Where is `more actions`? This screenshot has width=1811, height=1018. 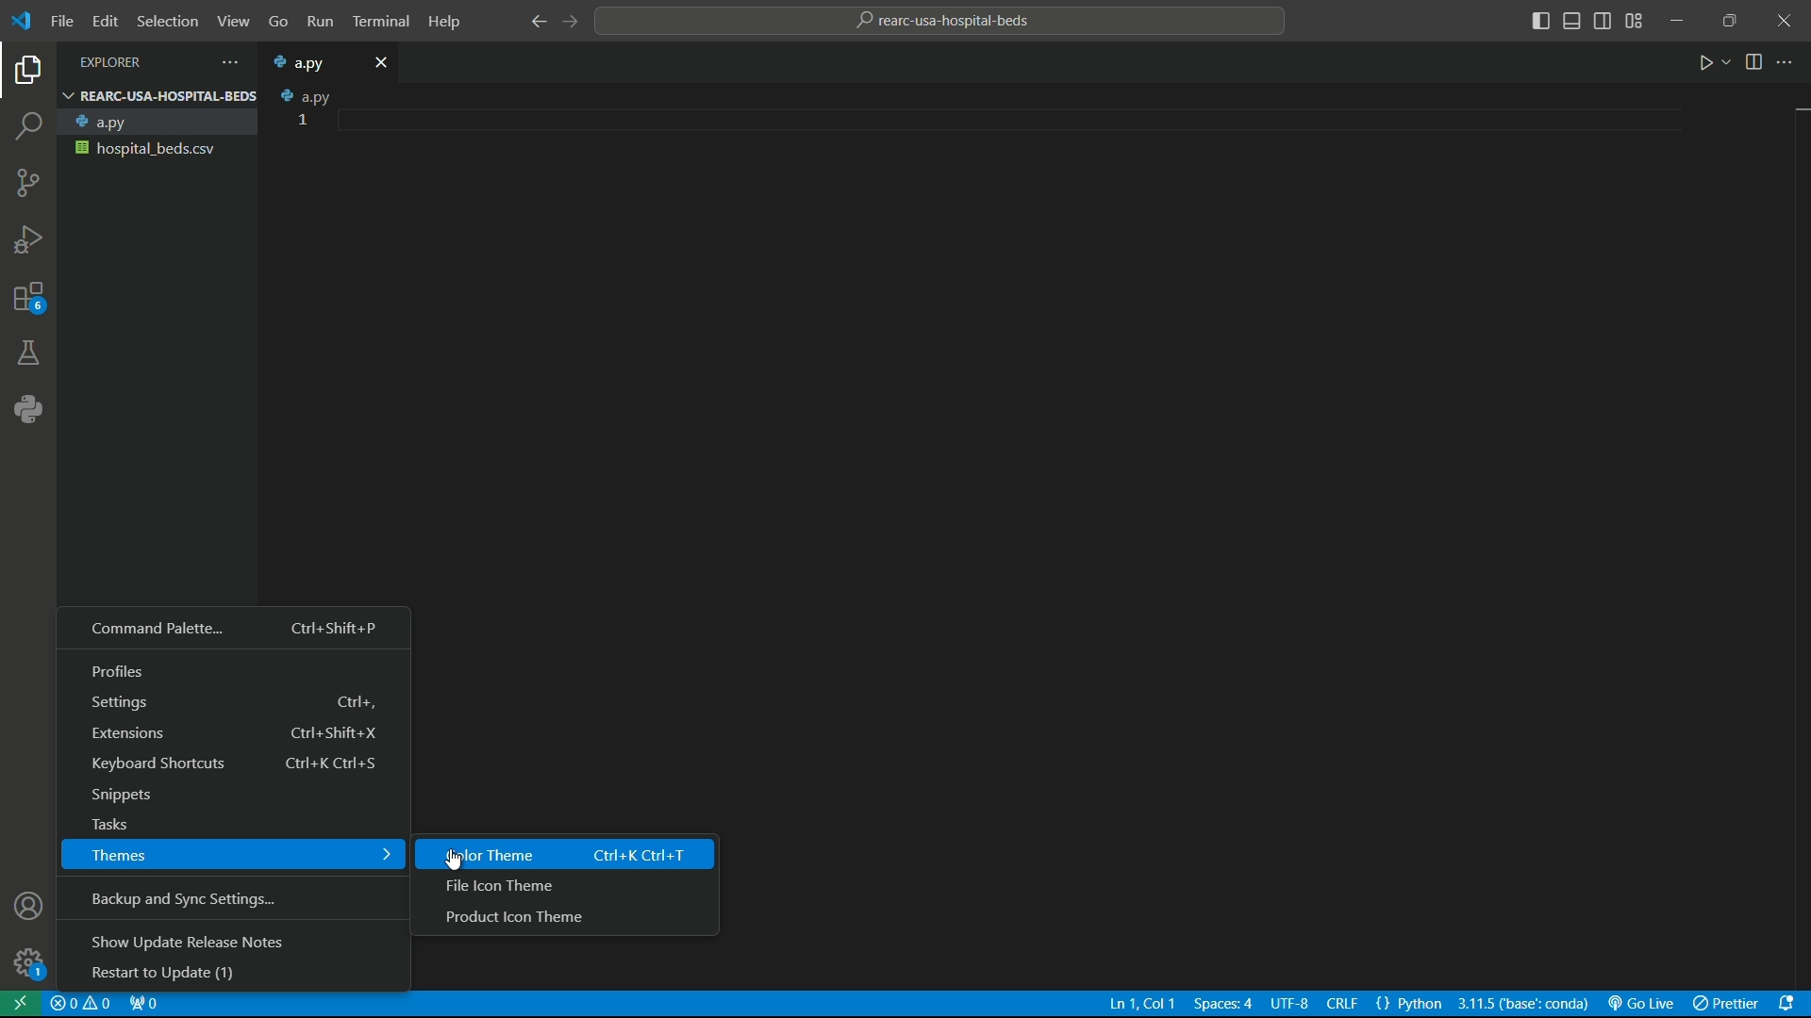
more actions is located at coordinates (1787, 62).